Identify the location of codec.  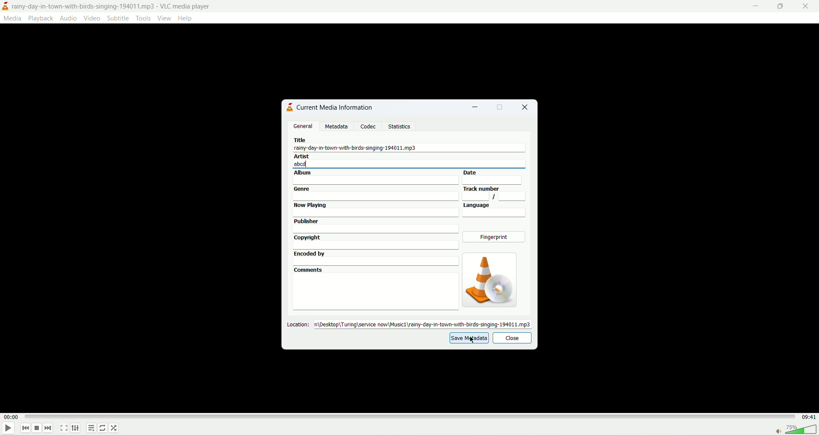
(370, 126).